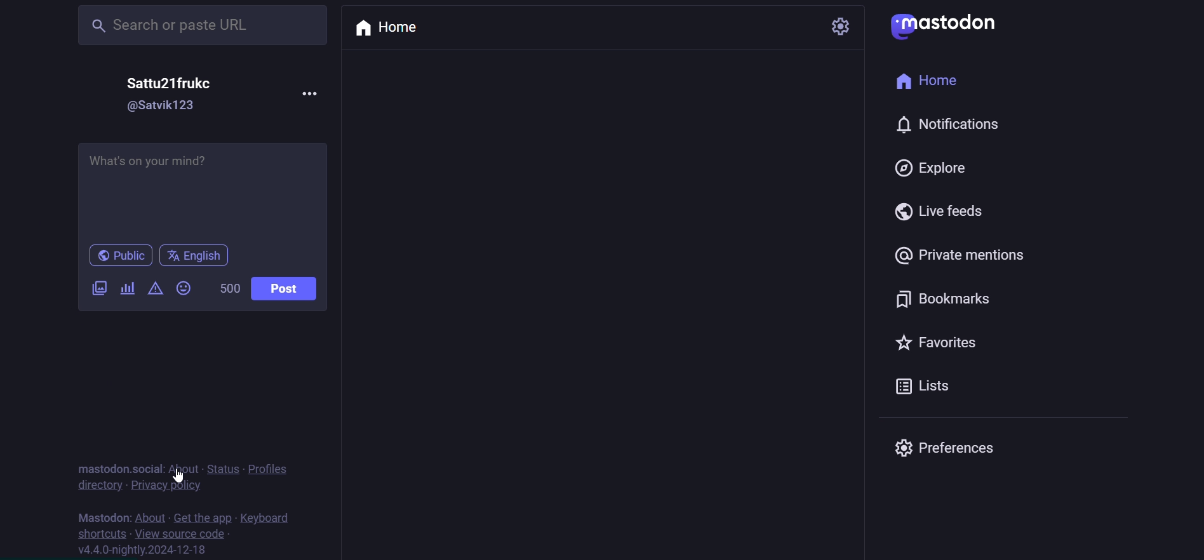 The image size is (1204, 560). What do you see at coordinates (101, 515) in the screenshot?
I see `mastodon` at bounding box center [101, 515].